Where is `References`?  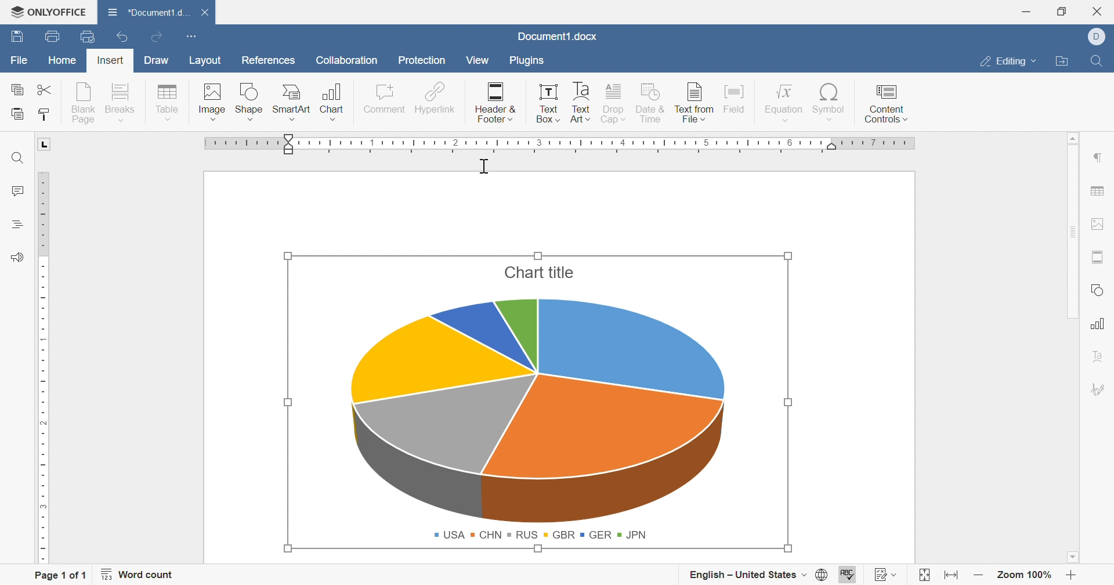
References is located at coordinates (270, 60).